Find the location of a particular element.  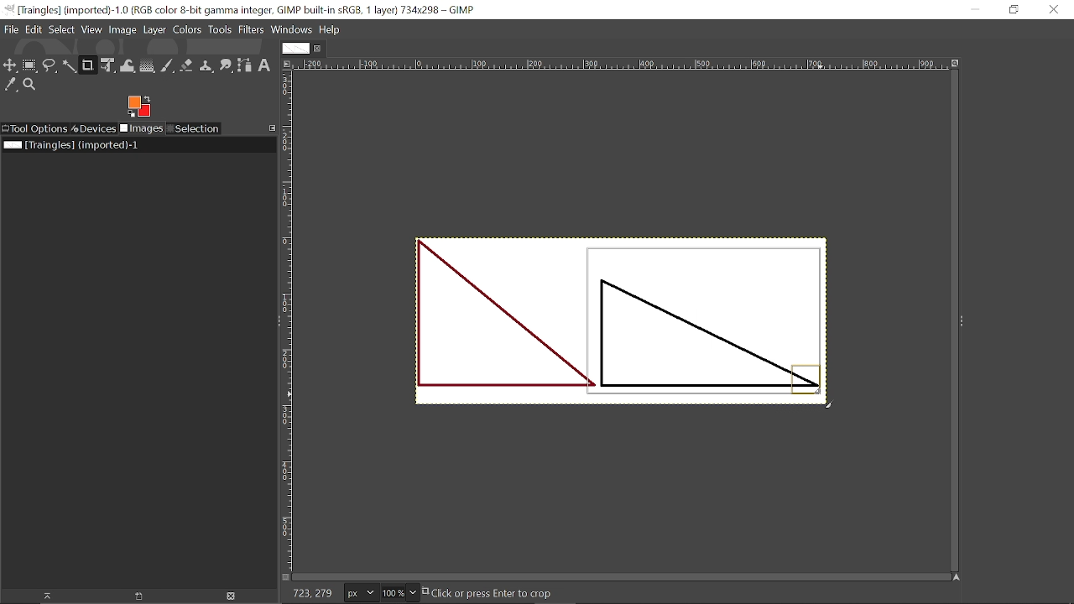

Access the image menu is located at coordinates (288, 65).